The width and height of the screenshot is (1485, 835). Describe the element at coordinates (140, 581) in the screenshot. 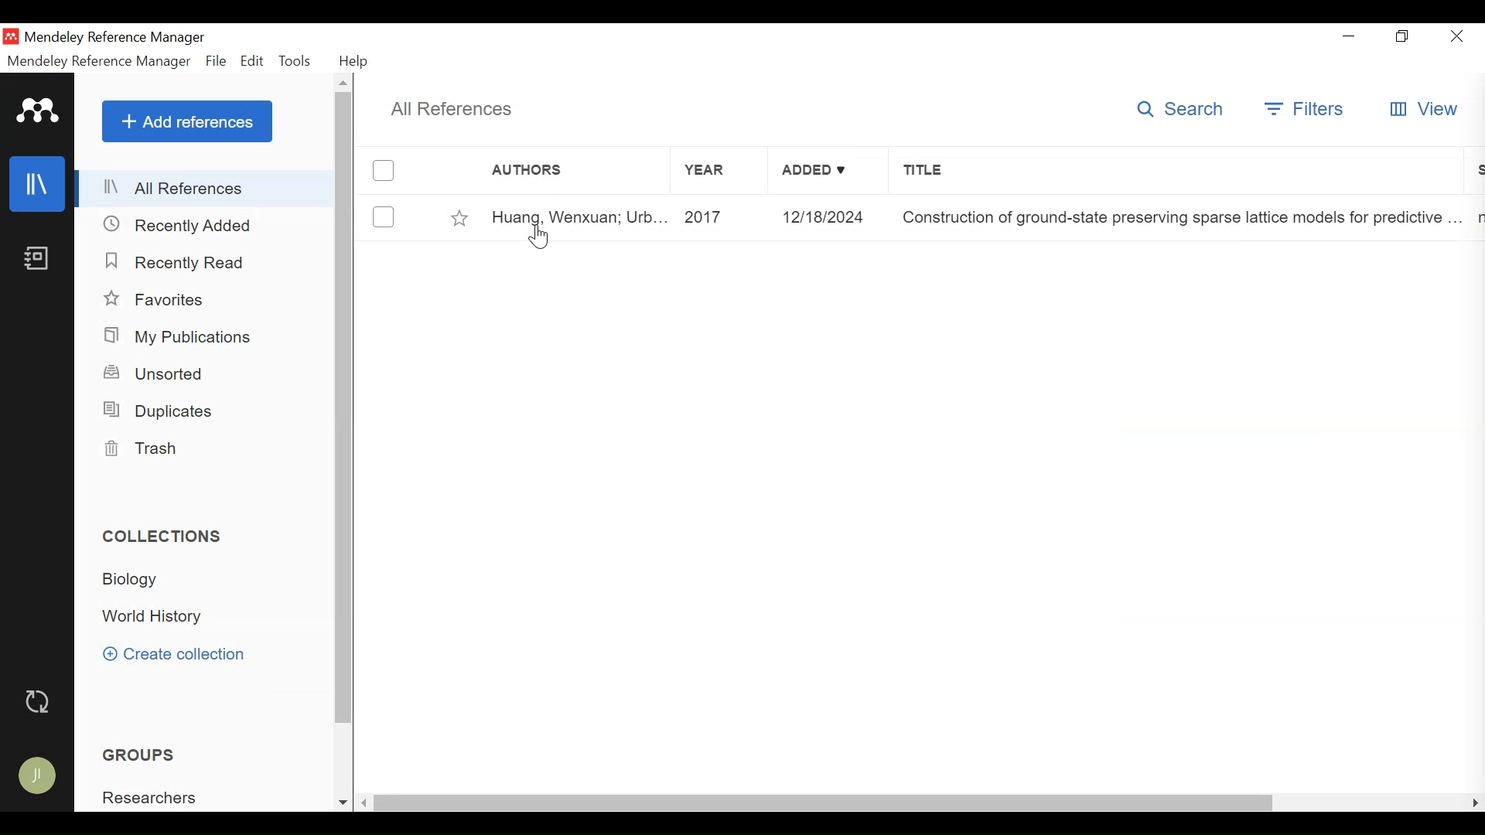

I see `Collection` at that location.